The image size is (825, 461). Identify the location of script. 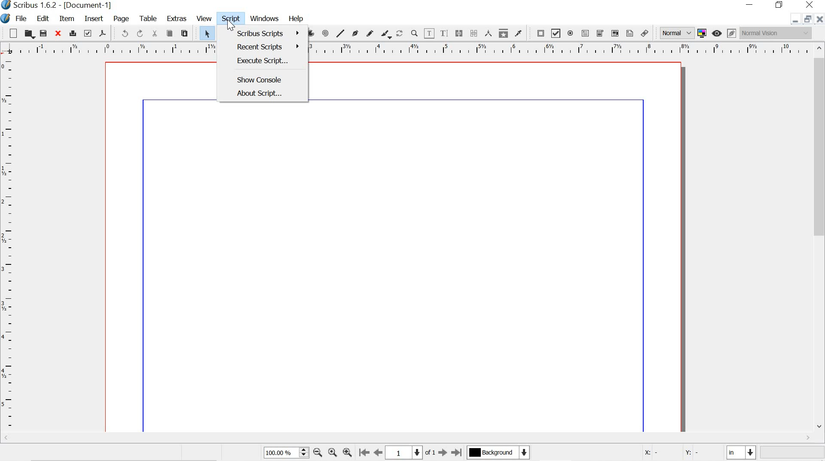
(231, 18).